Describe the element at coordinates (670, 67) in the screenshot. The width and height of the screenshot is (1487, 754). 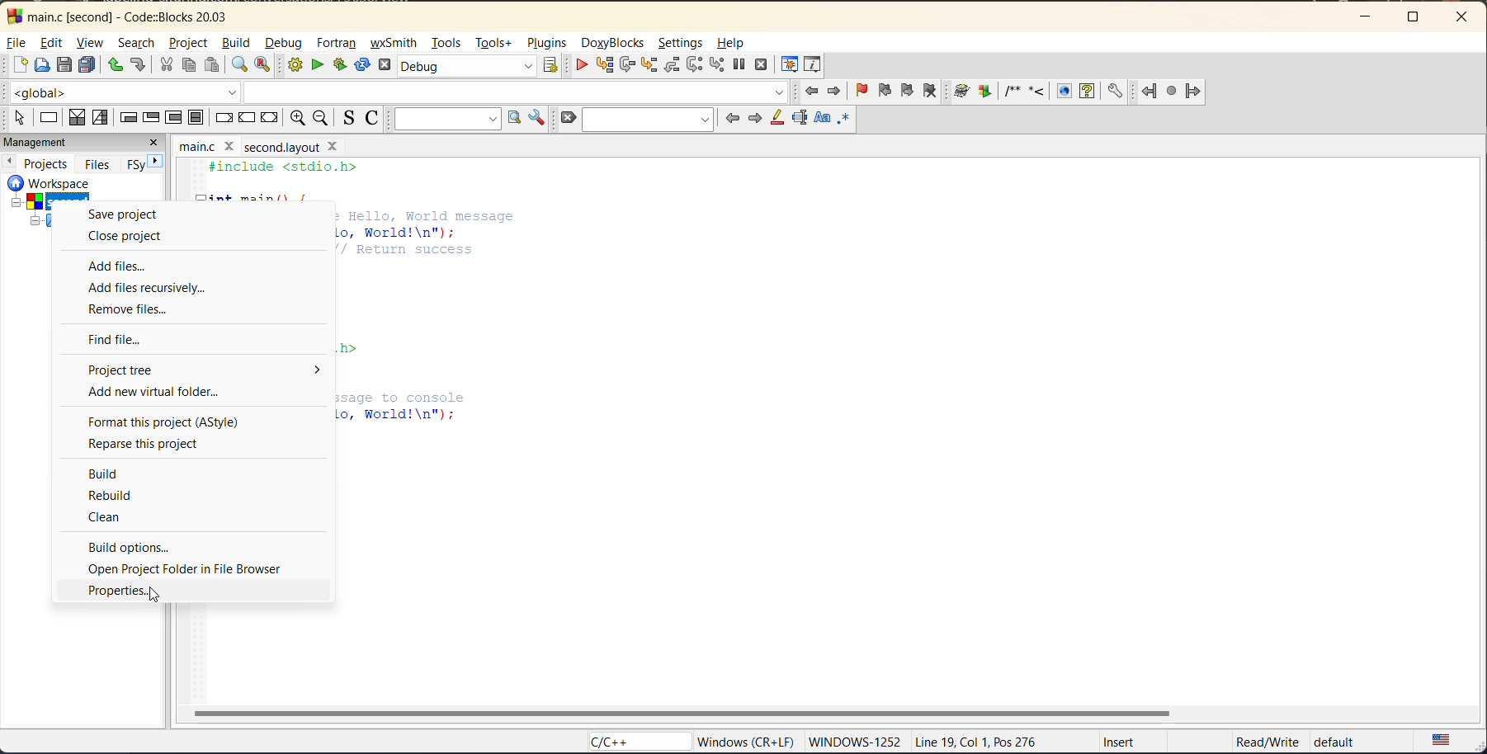
I see `step out` at that location.